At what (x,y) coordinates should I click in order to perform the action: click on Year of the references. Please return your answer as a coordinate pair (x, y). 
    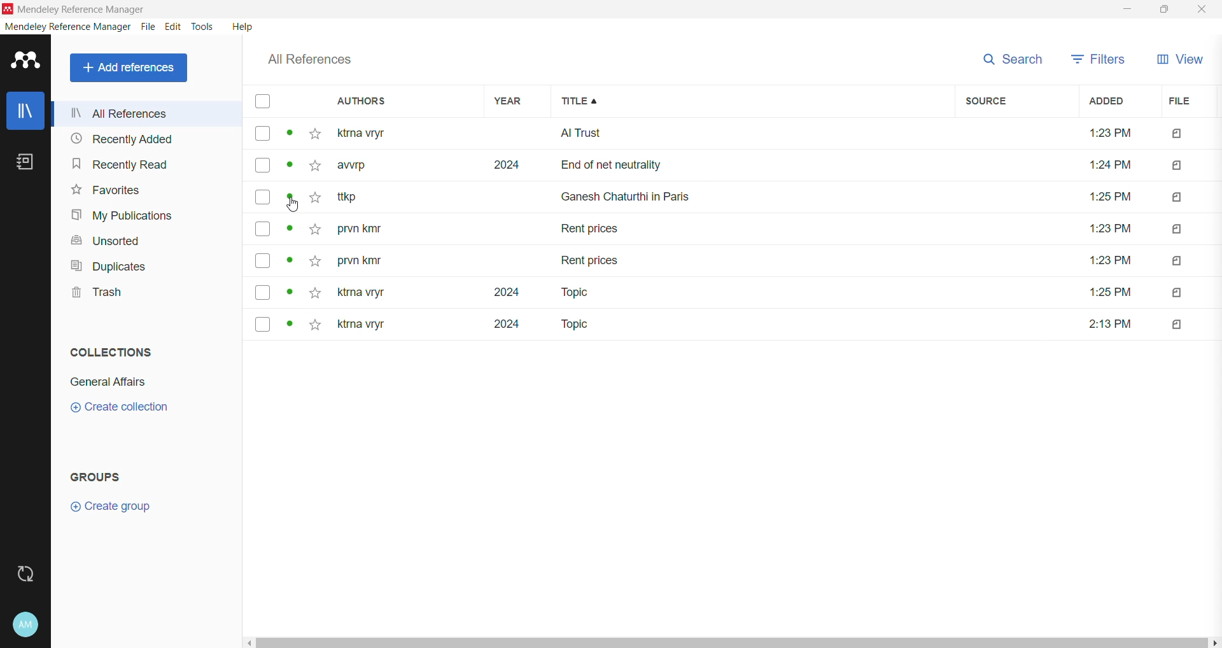
    Looking at the image, I should click on (517, 229).